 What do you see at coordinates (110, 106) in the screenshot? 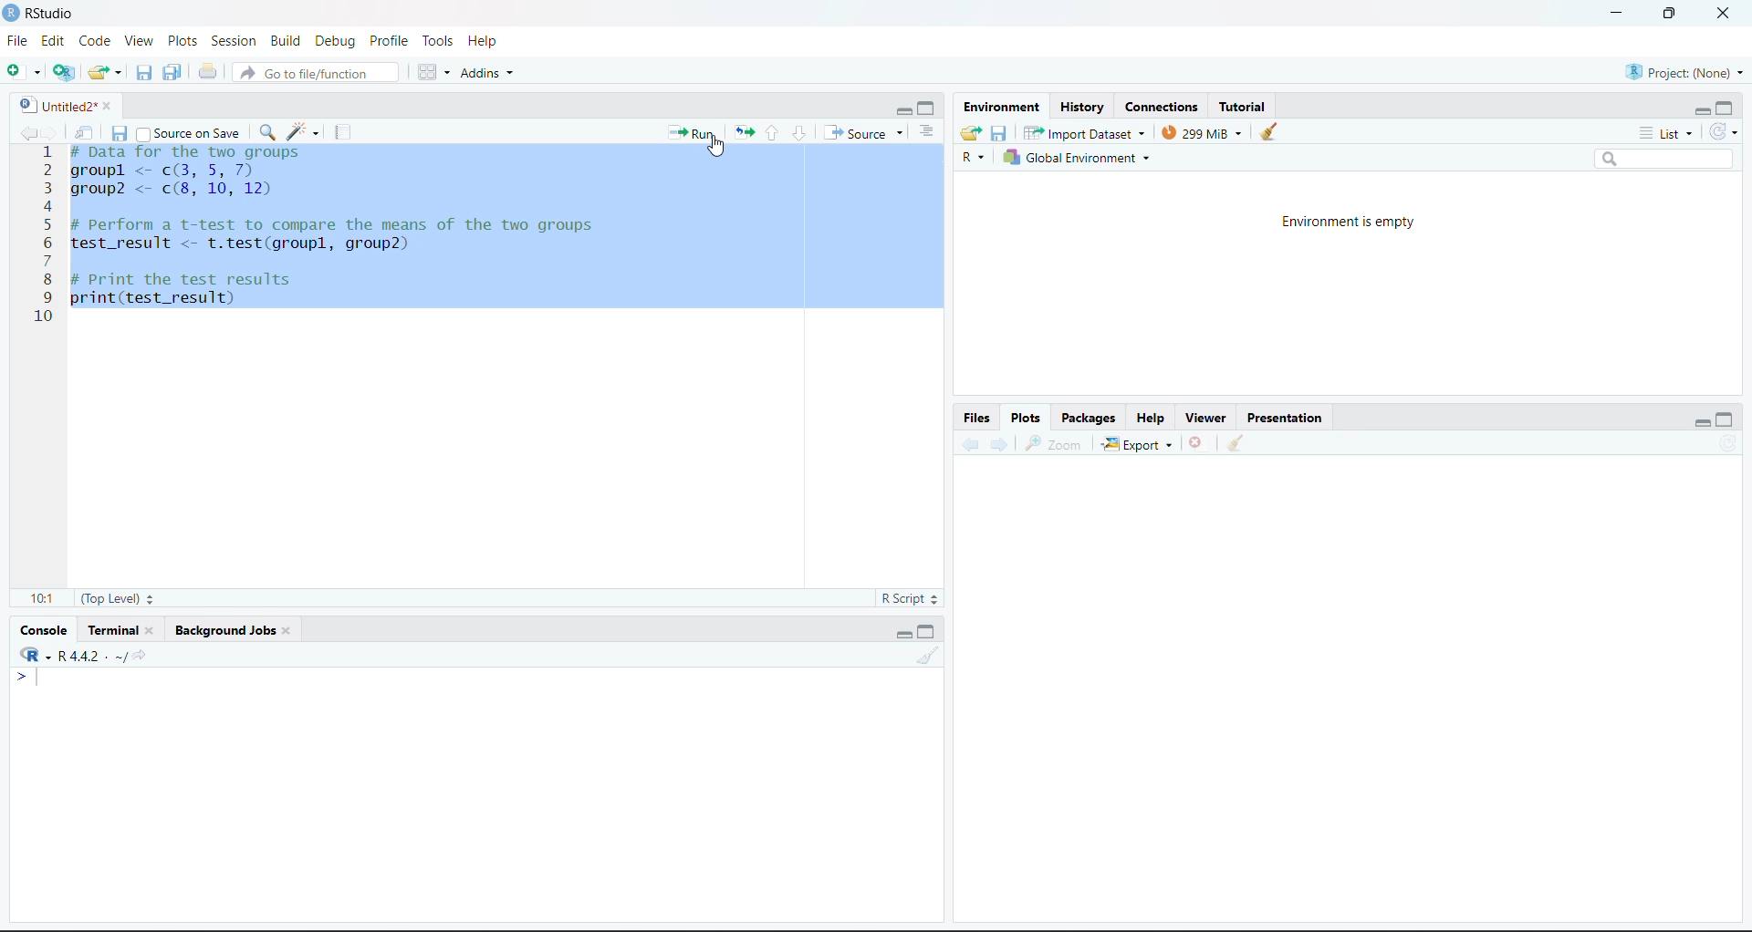
I see `close` at bounding box center [110, 106].